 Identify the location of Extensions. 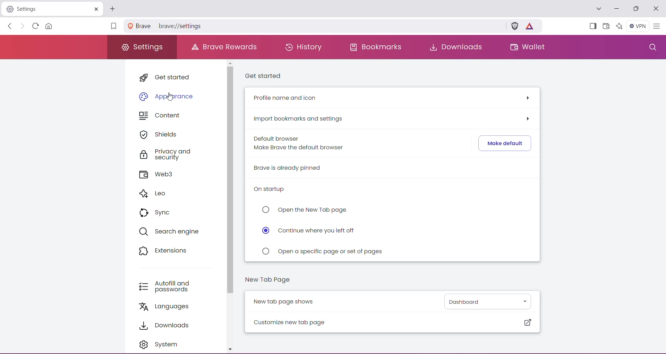
(163, 251).